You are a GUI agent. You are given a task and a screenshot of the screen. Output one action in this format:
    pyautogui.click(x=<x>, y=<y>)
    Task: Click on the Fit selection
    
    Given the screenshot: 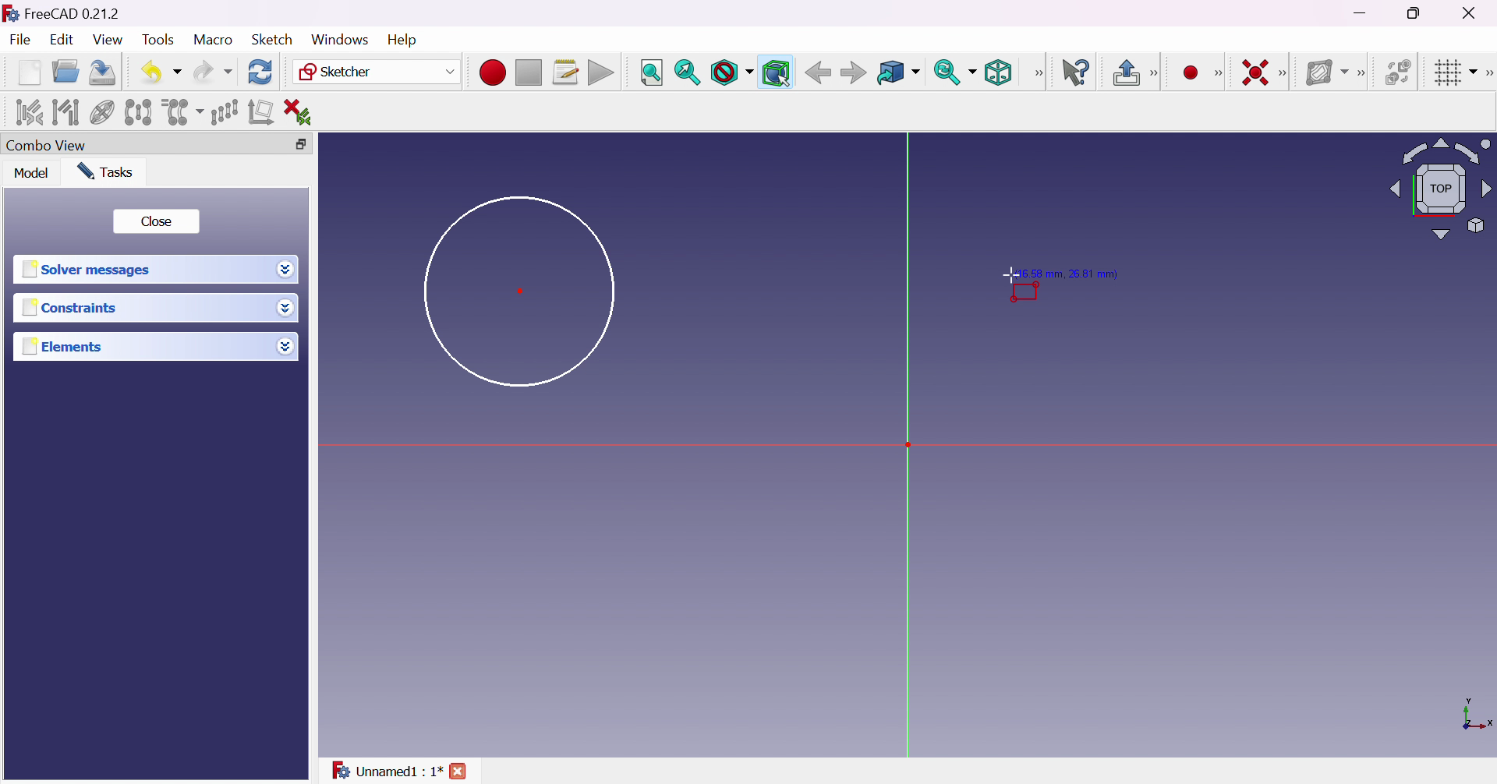 What is the action you would take?
    pyautogui.click(x=687, y=72)
    